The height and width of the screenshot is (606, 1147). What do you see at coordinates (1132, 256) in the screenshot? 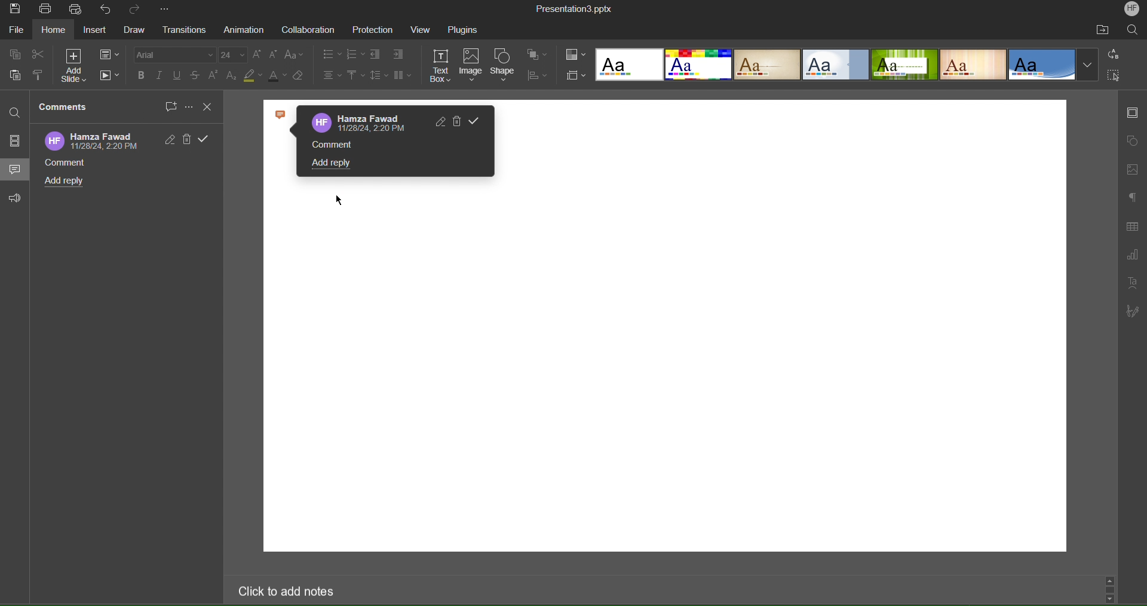
I see `Graph Settings` at bounding box center [1132, 256].